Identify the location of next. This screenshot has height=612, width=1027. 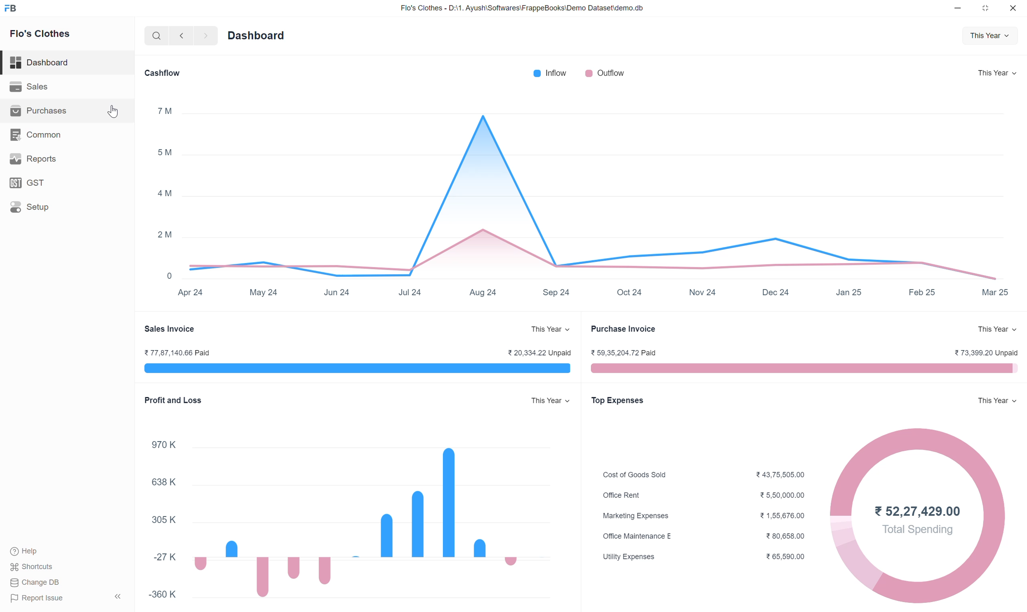
(180, 36).